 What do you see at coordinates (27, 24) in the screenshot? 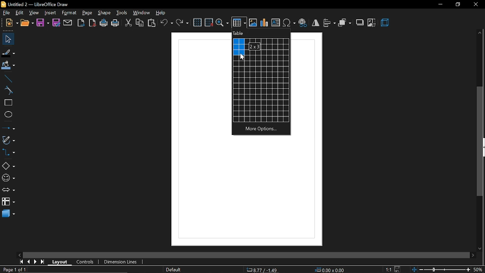
I see `open` at bounding box center [27, 24].